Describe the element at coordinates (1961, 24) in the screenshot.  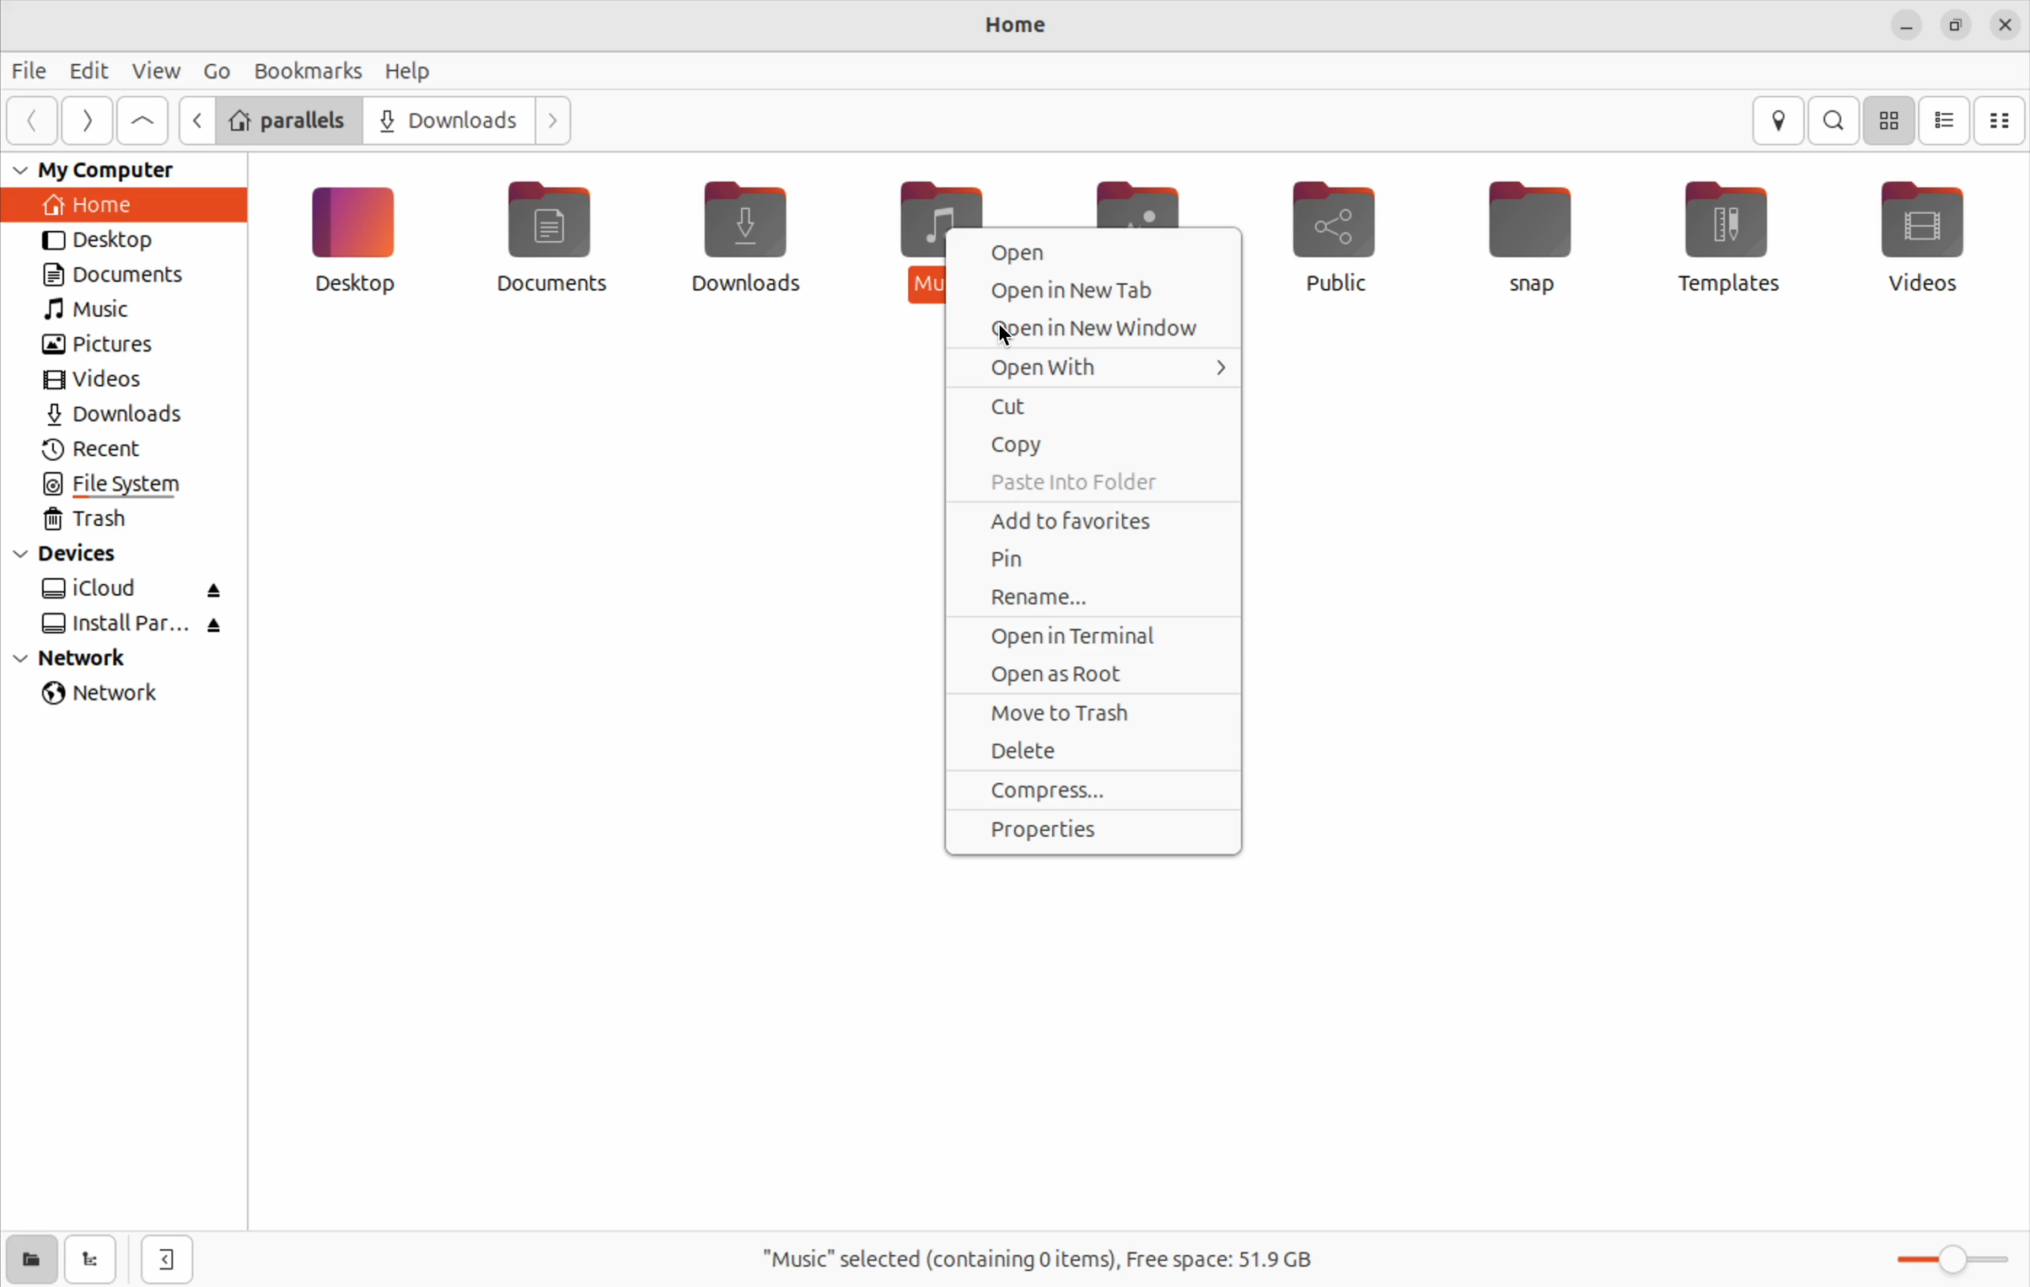
I see `resize` at that location.